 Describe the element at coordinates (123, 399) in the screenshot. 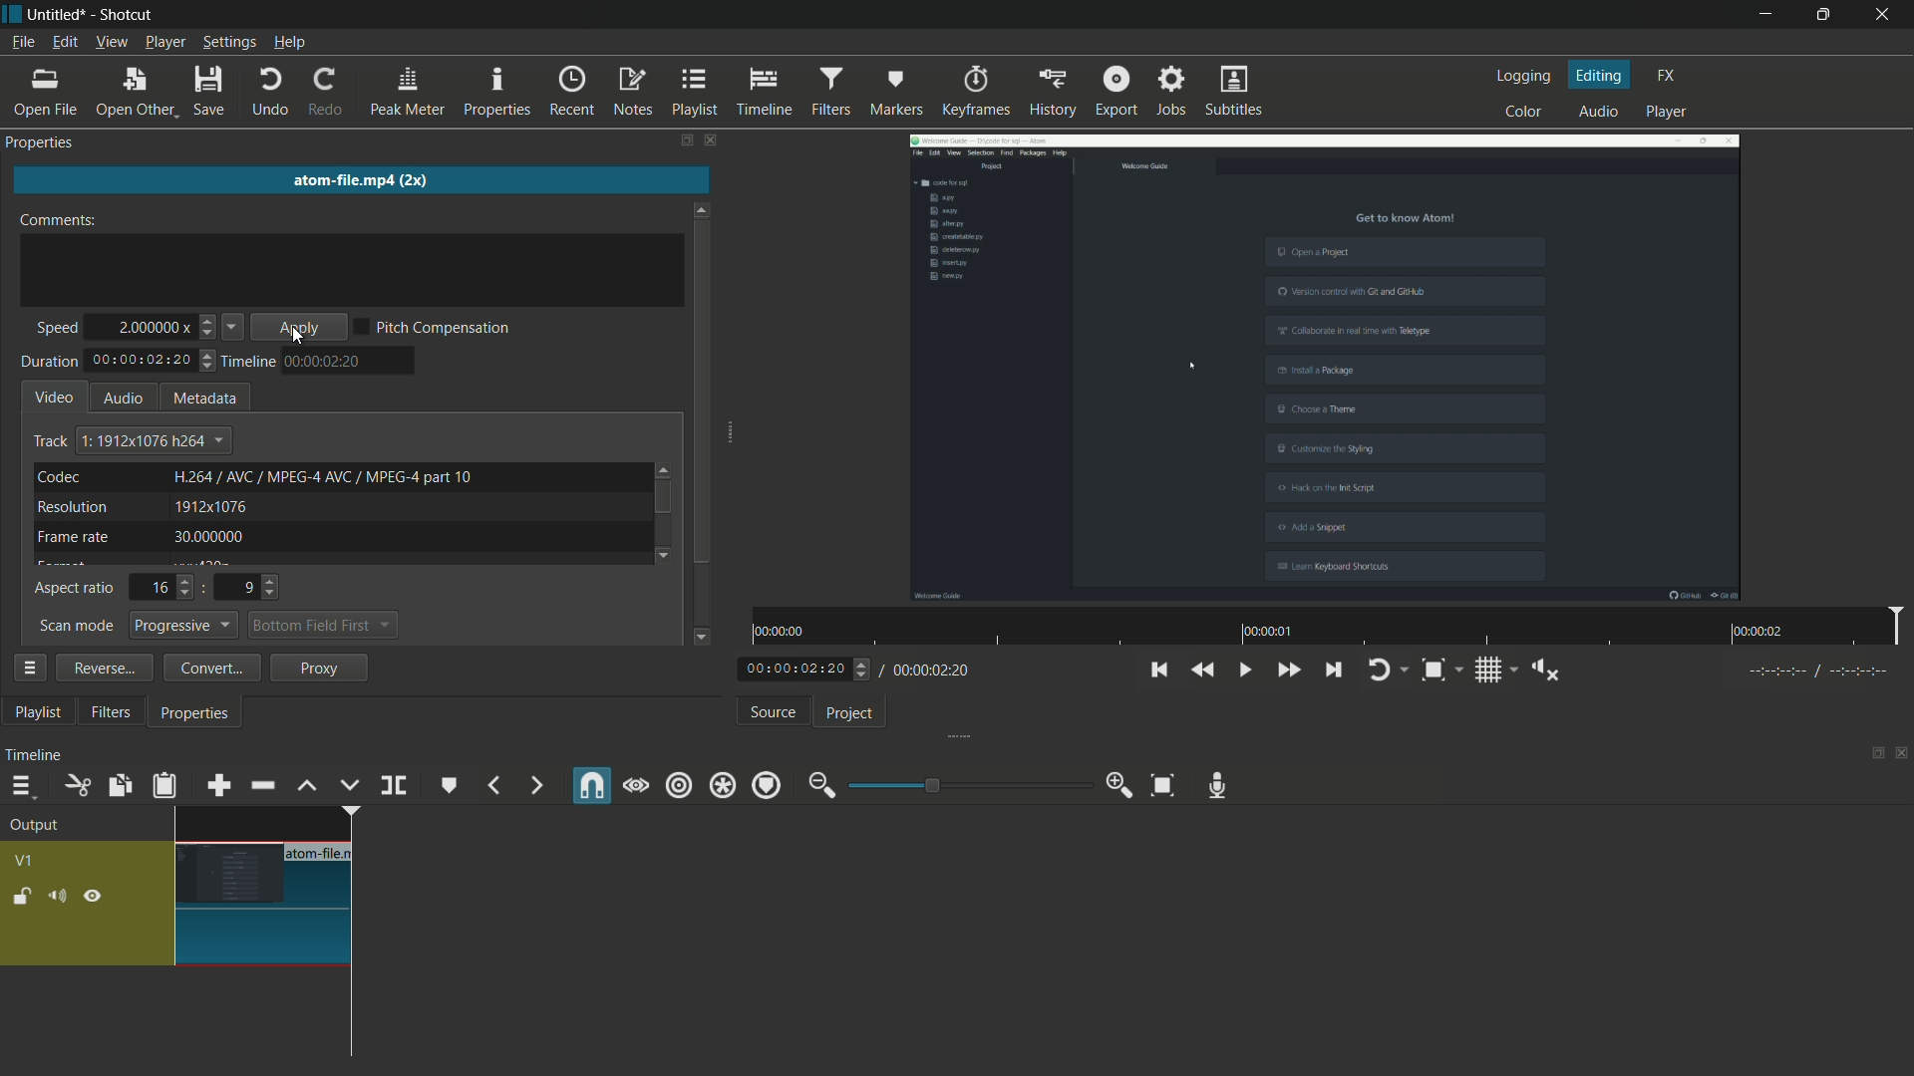

I see `audio` at that location.